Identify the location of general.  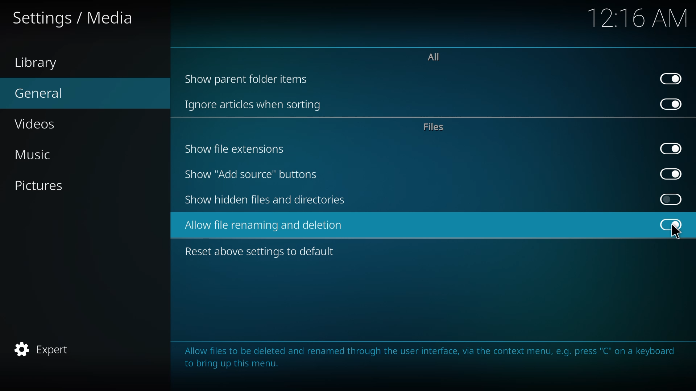
(44, 92).